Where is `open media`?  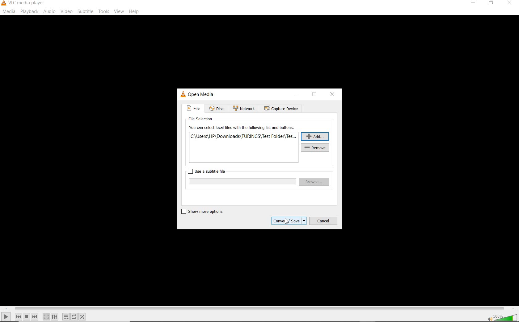
open media is located at coordinates (198, 94).